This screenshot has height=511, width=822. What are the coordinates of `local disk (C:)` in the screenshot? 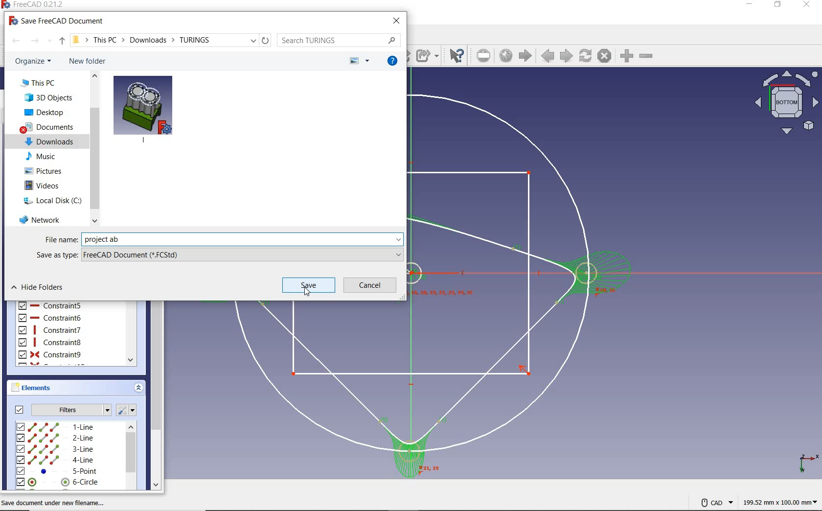 It's located at (52, 200).